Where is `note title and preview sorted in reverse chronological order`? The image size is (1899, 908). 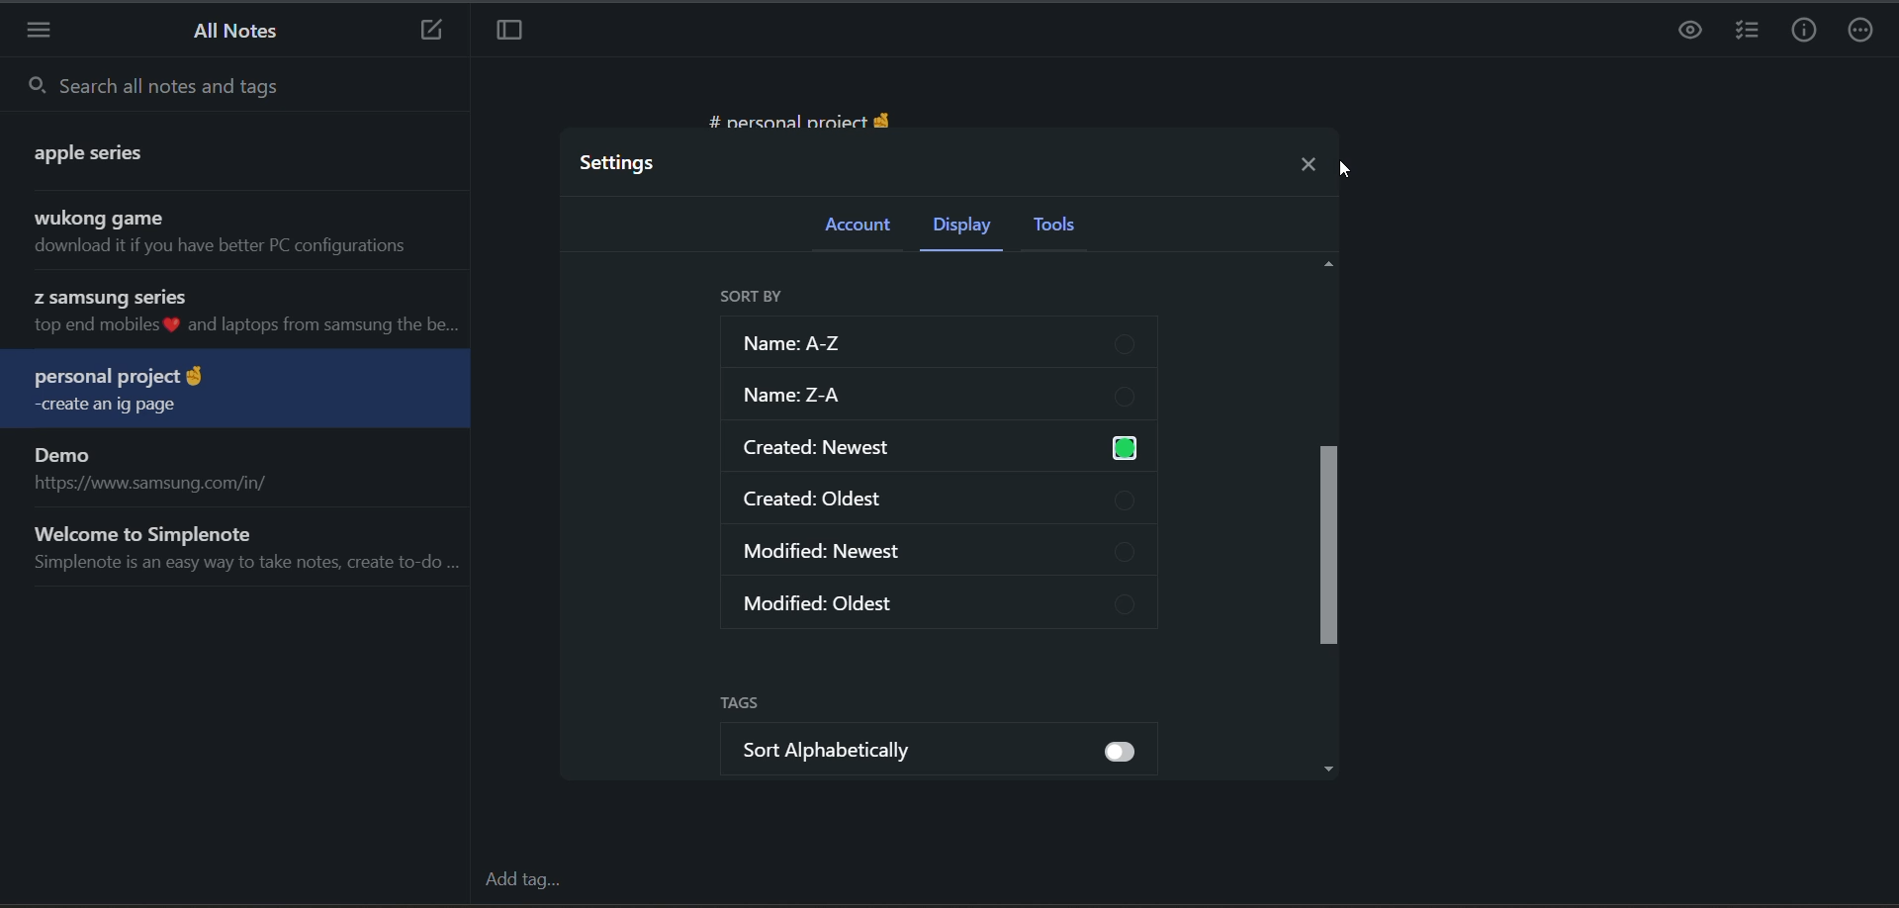 note title and preview sorted in reverse chronological order is located at coordinates (249, 467).